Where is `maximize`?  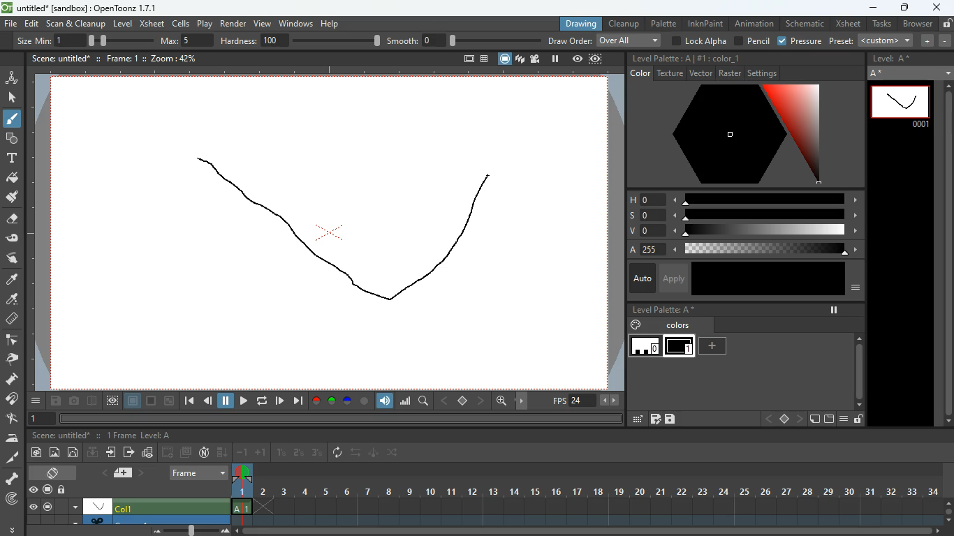
maximize is located at coordinates (903, 9).